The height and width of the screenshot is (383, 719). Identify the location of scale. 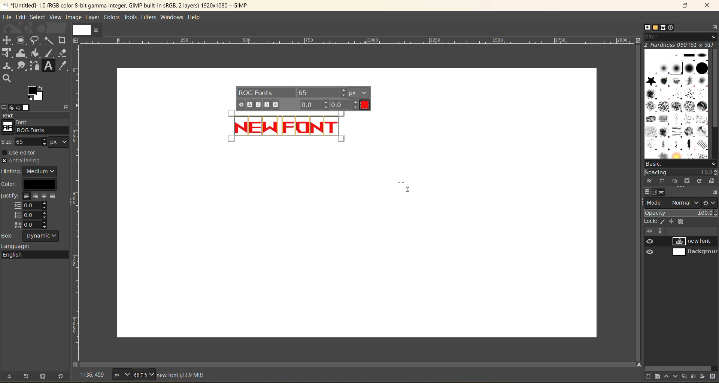
(356, 41).